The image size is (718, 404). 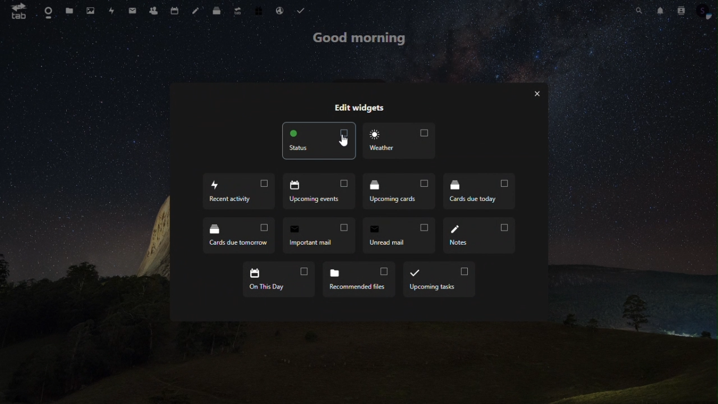 What do you see at coordinates (660, 10) in the screenshot?
I see `notification` at bounding box center [660, 10].